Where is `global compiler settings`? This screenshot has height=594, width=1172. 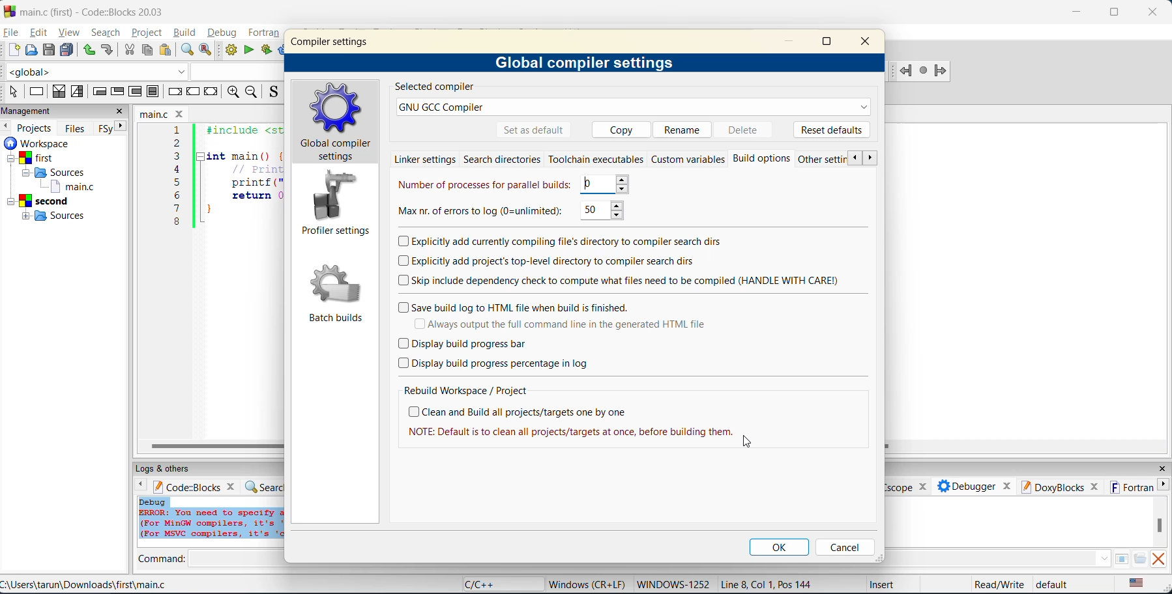 global compiler settings is located at coordinates (338, 122).